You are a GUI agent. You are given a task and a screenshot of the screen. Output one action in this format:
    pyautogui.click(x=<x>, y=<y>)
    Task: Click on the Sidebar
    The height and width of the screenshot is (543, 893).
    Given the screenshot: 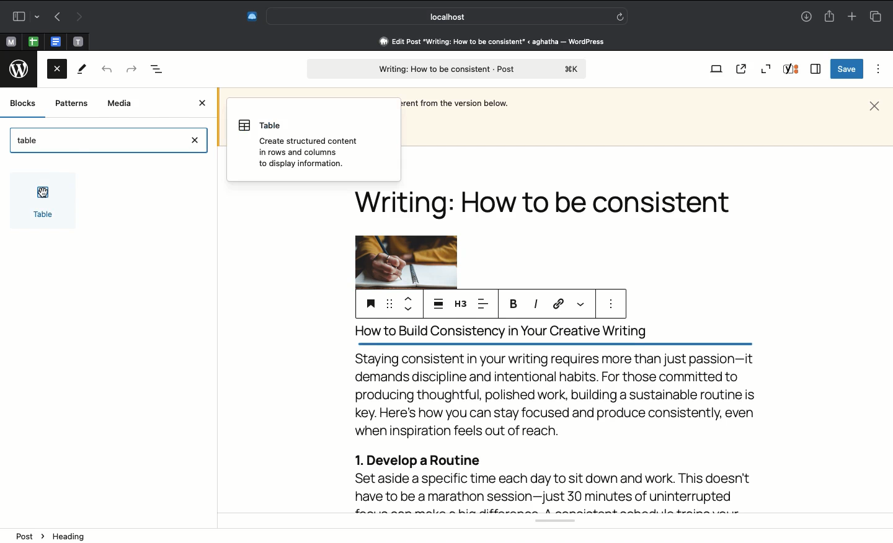 What is the action you would take?
    pyautogui.click(x=23, y=16)
    